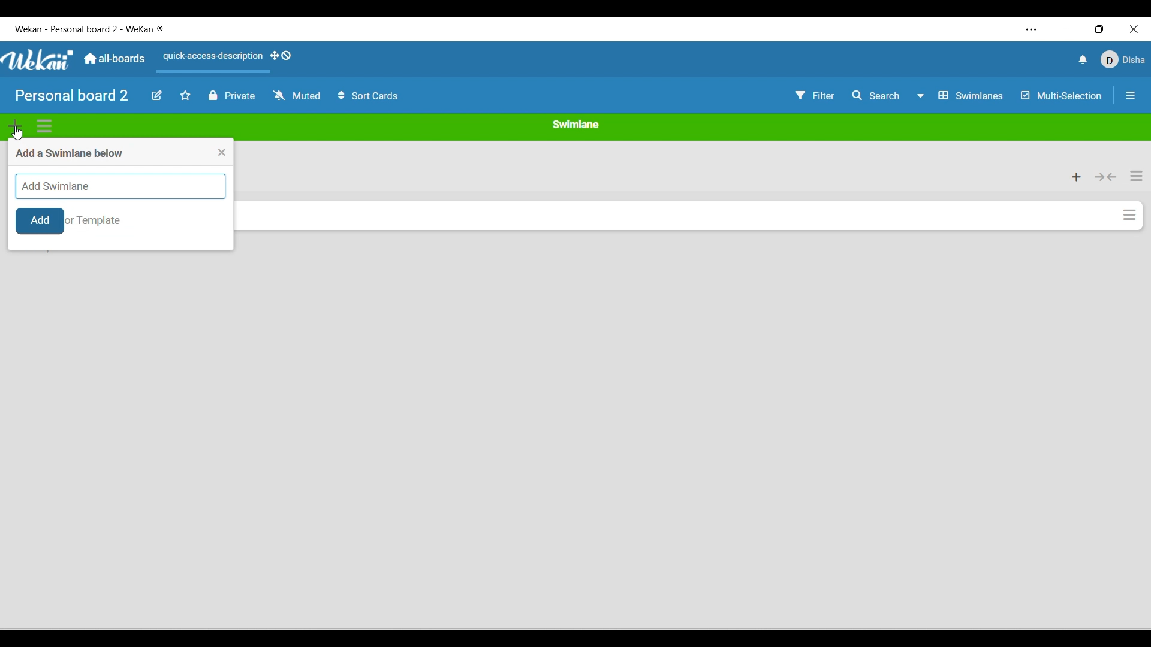 This screenshot has height=647, width=1151. Describe the element at coordinates (1032, 29) in the screenshot. I see `More settings` at that location.